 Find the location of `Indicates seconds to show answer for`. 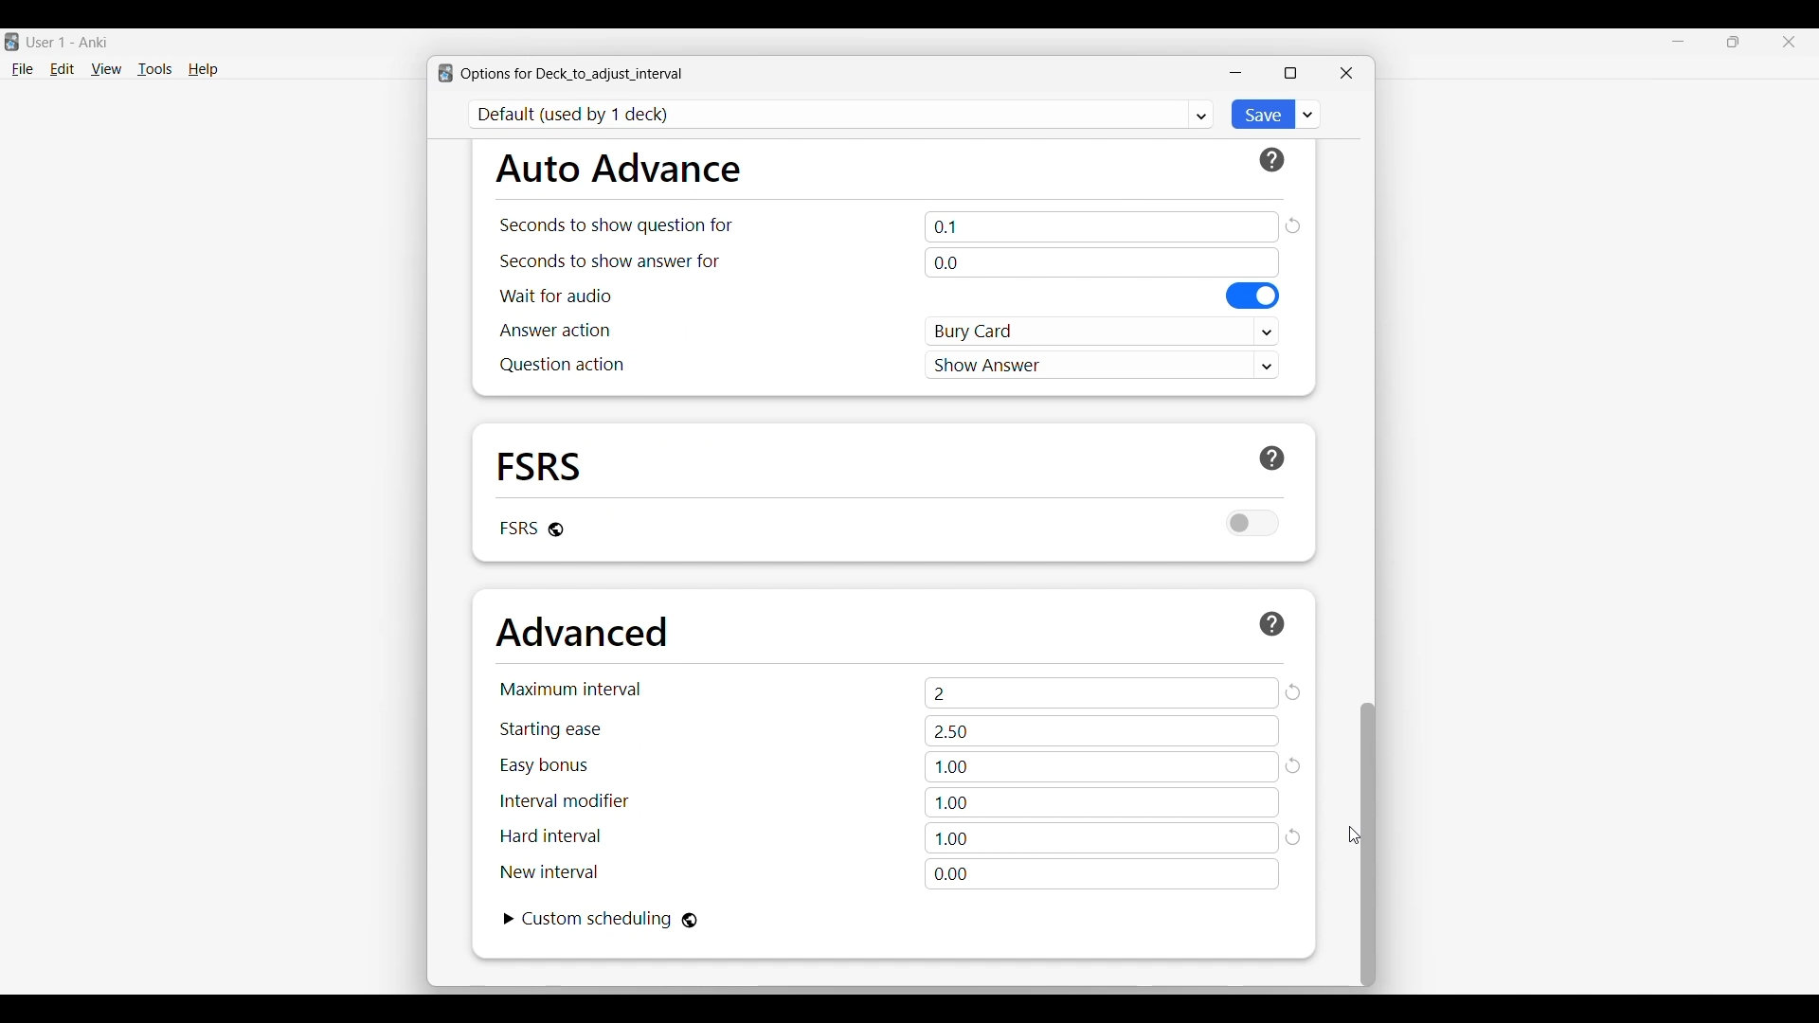

Indicates seconds to show answer for is located at coordinates (610, 261).